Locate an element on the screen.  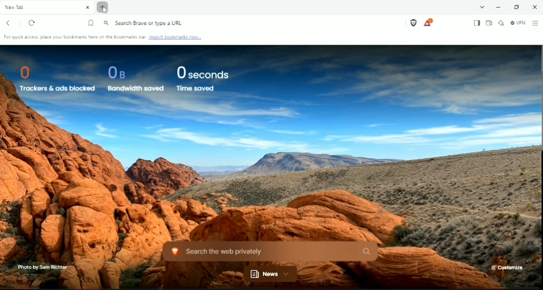
Search Tabs is located at coordinates (482, 6).